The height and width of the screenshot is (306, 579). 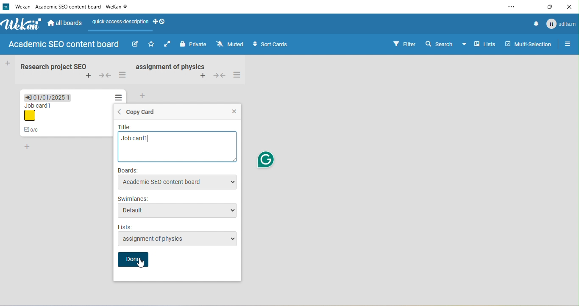 I want to click on private, so click(x=194, y=45).